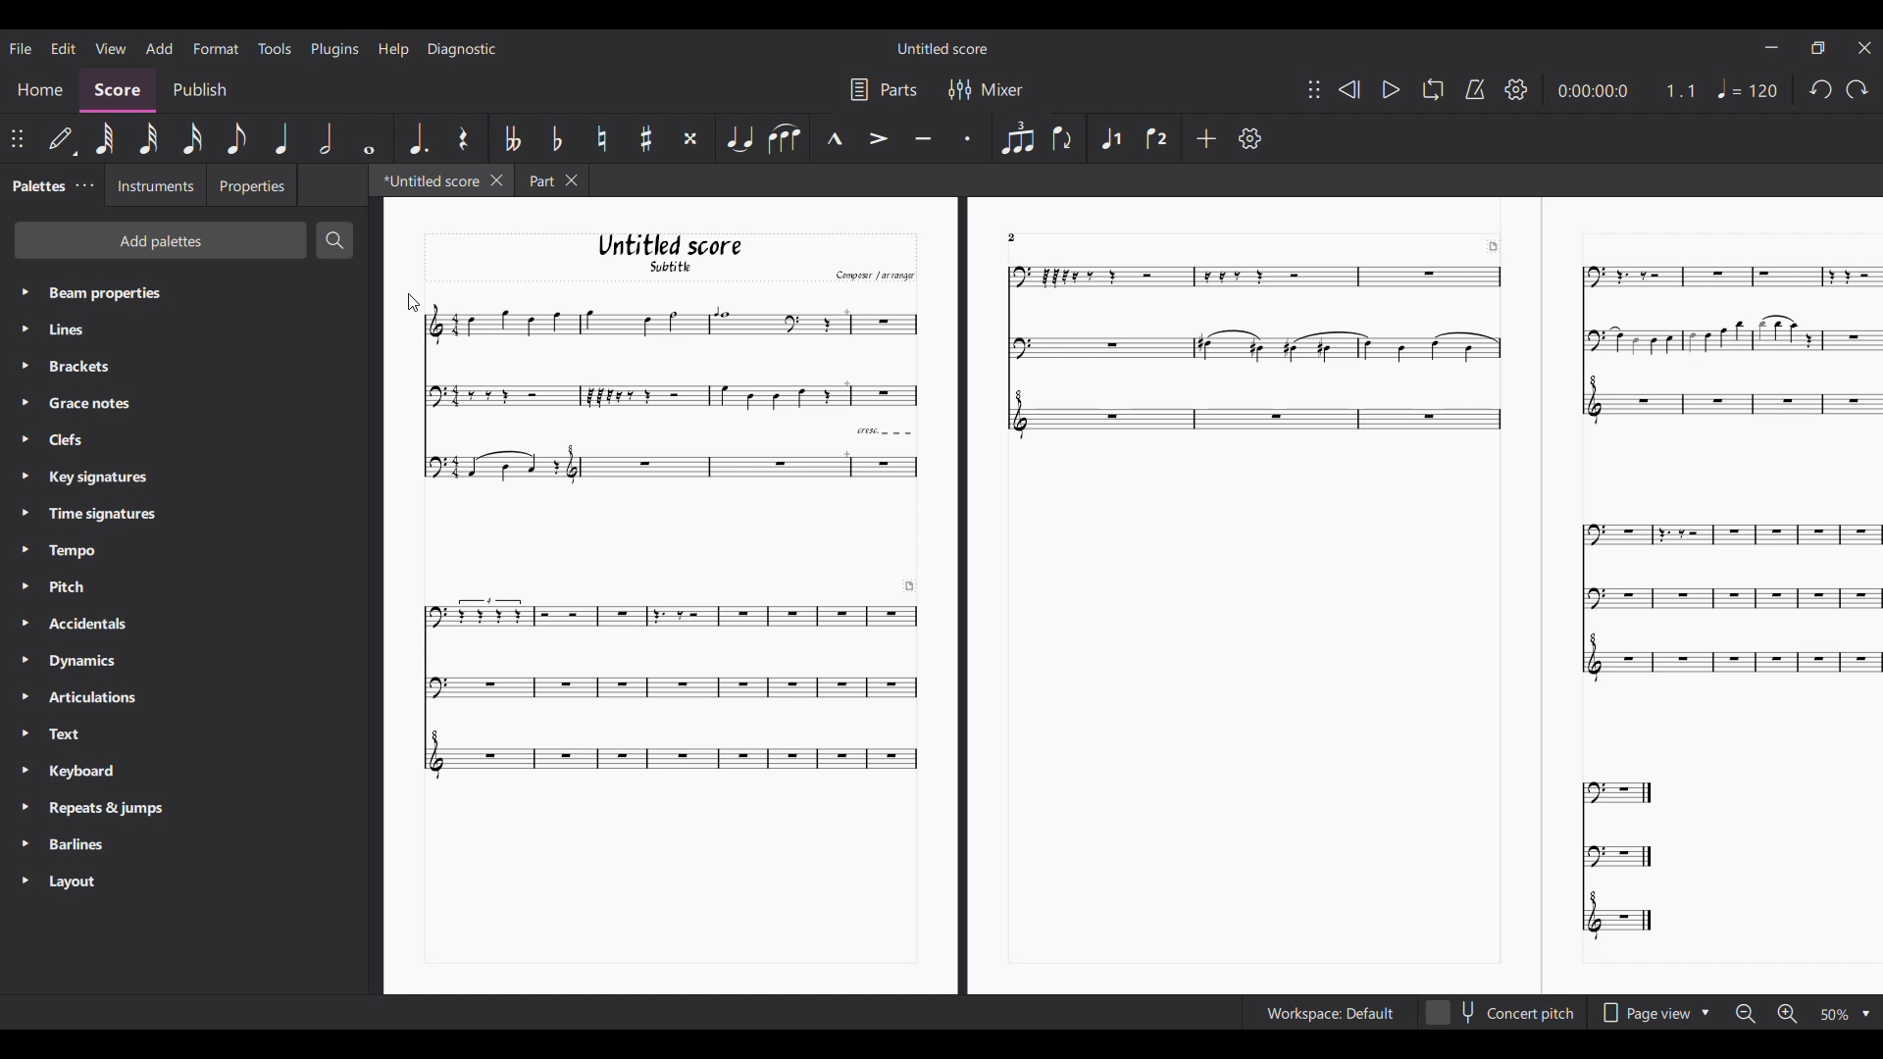 The image size is (1883, 1059). Describe the element at coordinates (283, 138) in the screenshot. I see `Quarter note` at that location.